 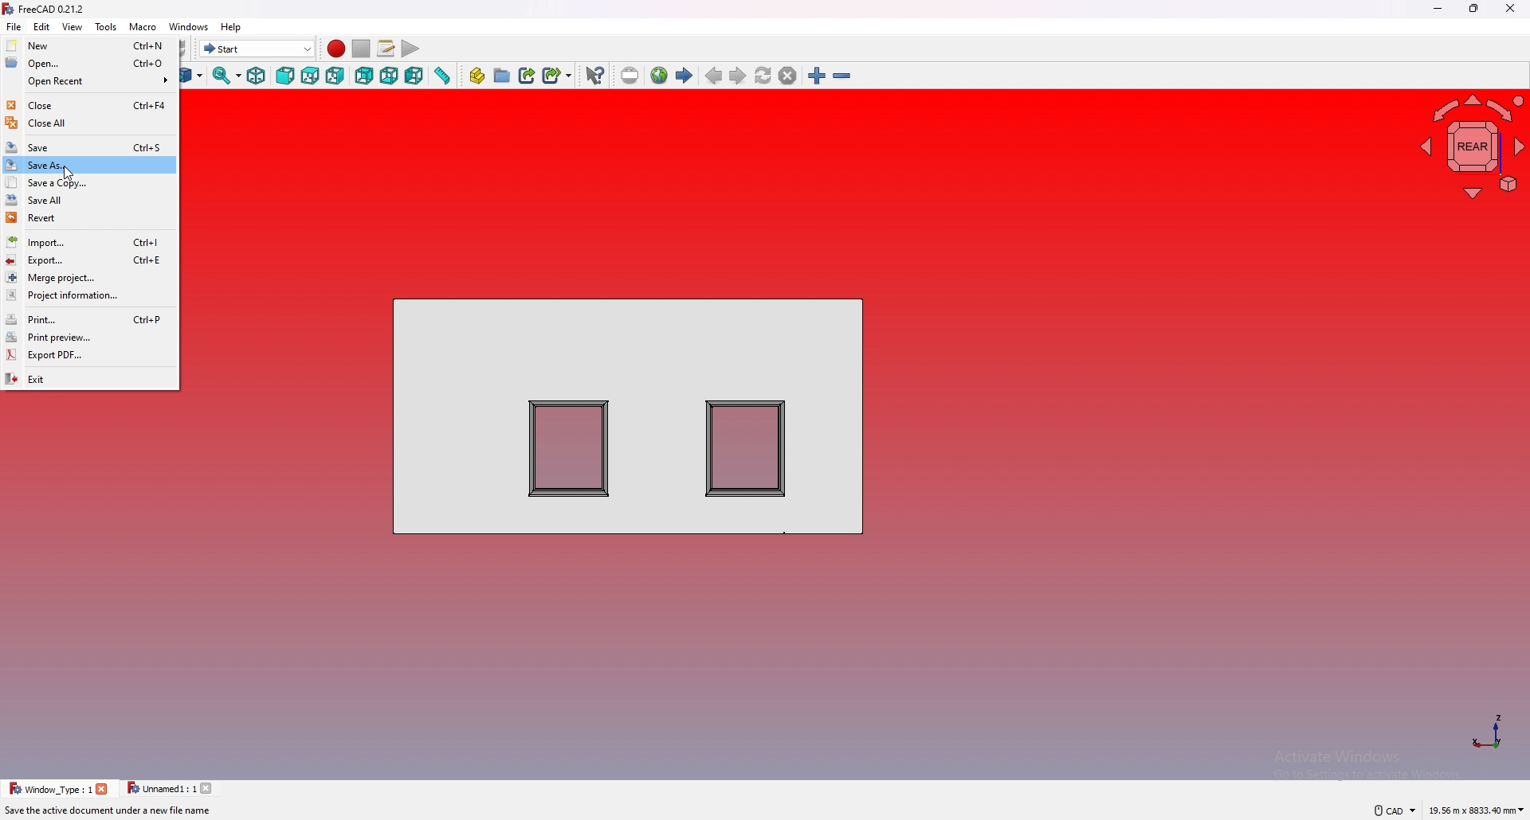 What do you see at coordinates (90, 165) in the screenshot?
I see `save as` at bounding box center [90, 165].